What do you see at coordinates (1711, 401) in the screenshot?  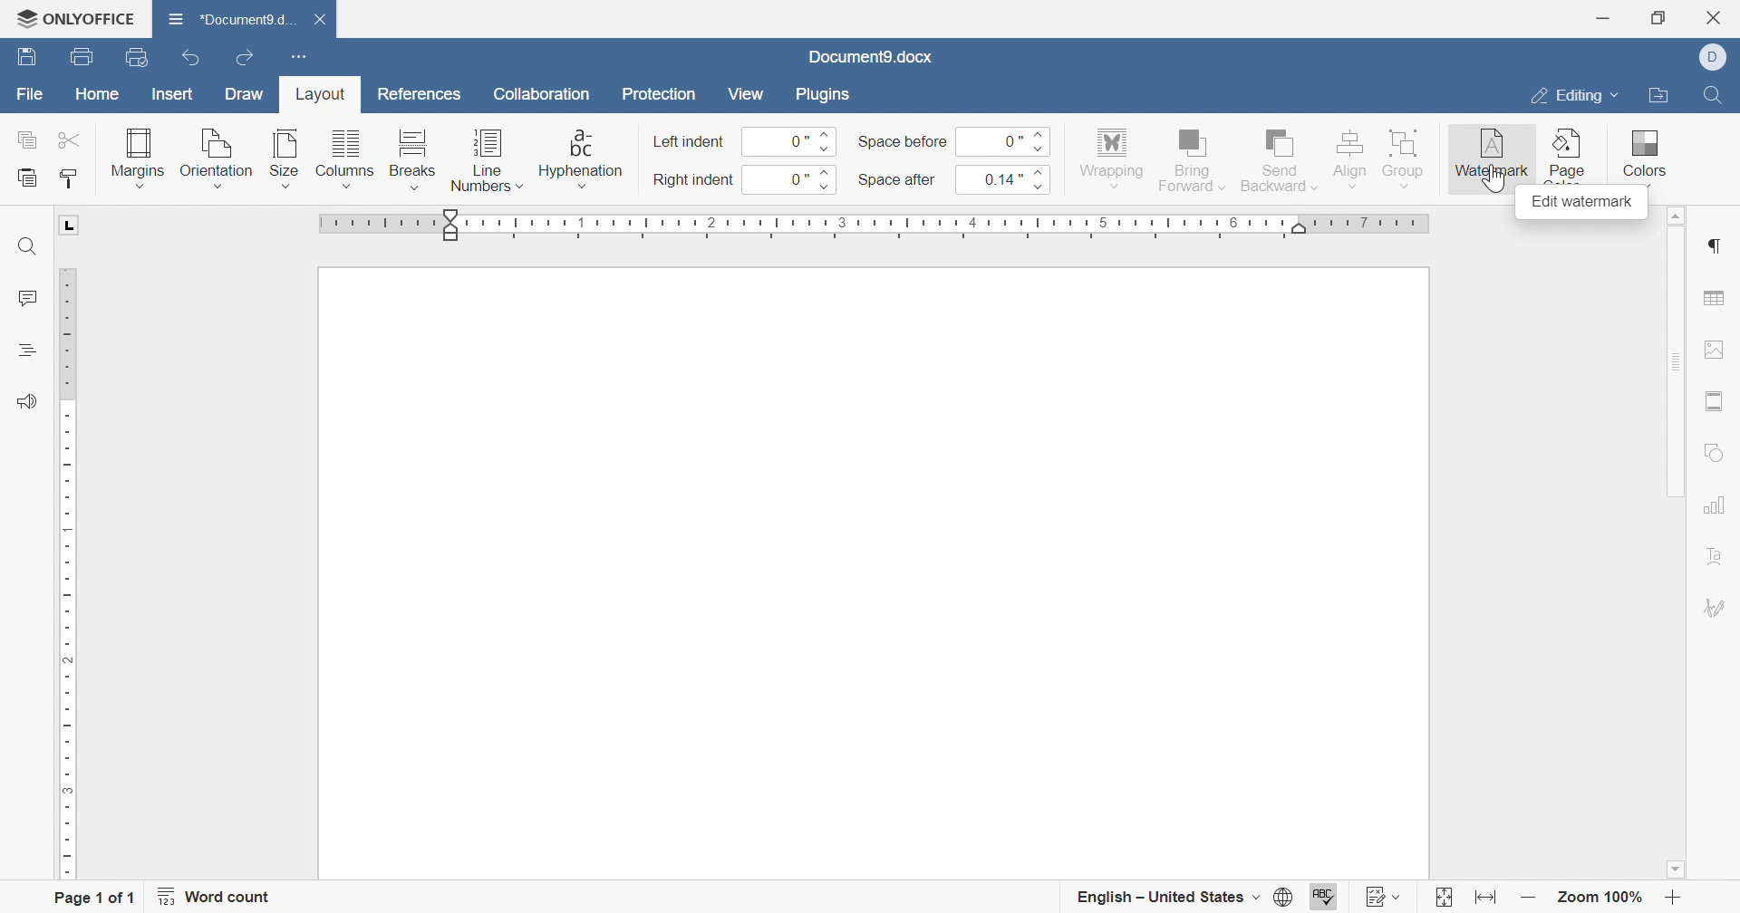 I see `header and footer settings` at bounding box center [1711, 401].